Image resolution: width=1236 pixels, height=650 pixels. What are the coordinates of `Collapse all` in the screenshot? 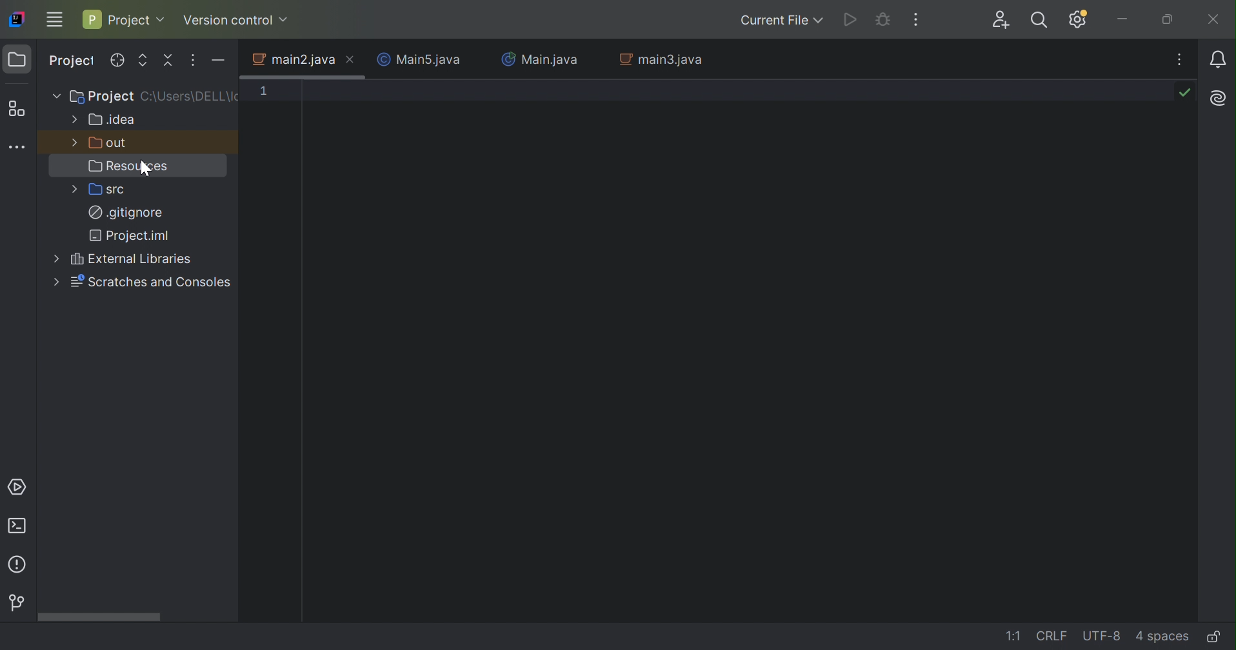 It's located at (167, 59).